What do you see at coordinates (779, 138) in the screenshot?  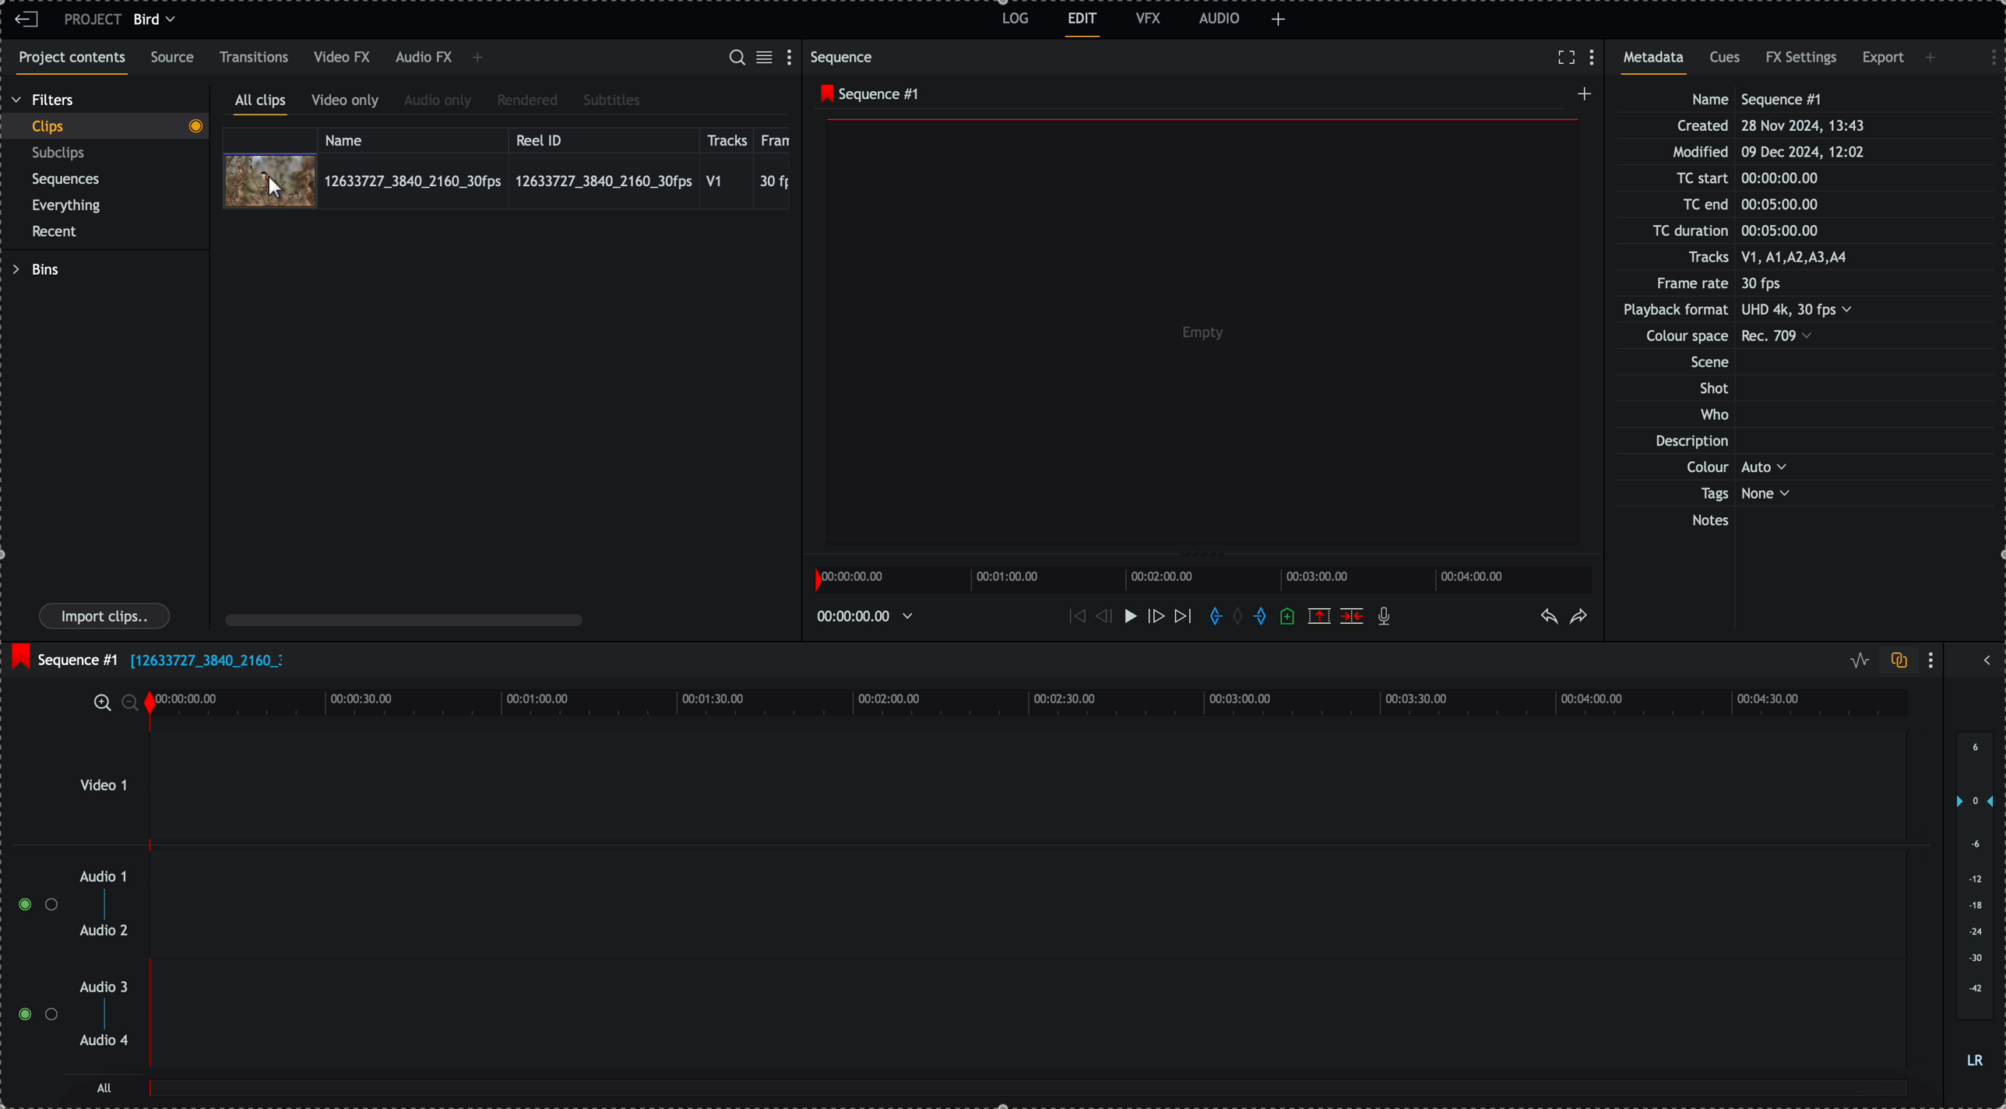 I see `frame` at bounding box center [779, 138].